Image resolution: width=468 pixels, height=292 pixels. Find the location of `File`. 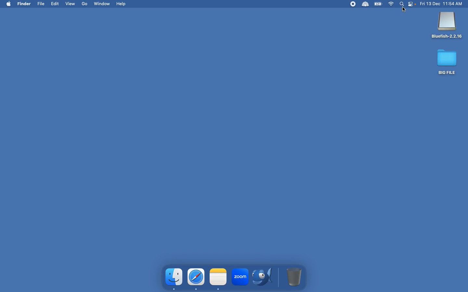

File is located at coordinates (42, 4).